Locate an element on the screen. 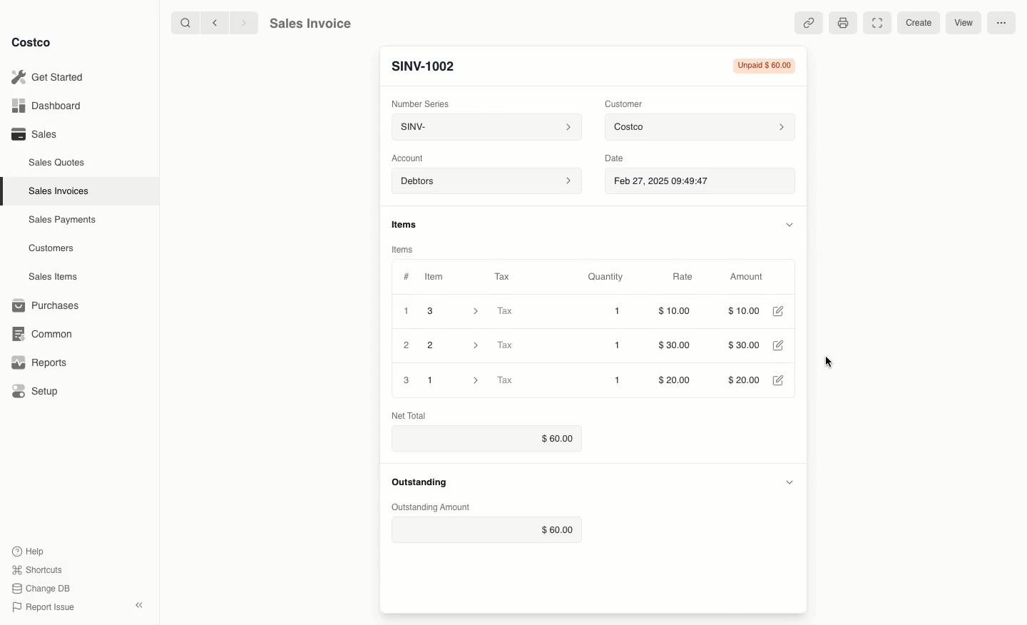  Reports is located at coordinates (37, 362).